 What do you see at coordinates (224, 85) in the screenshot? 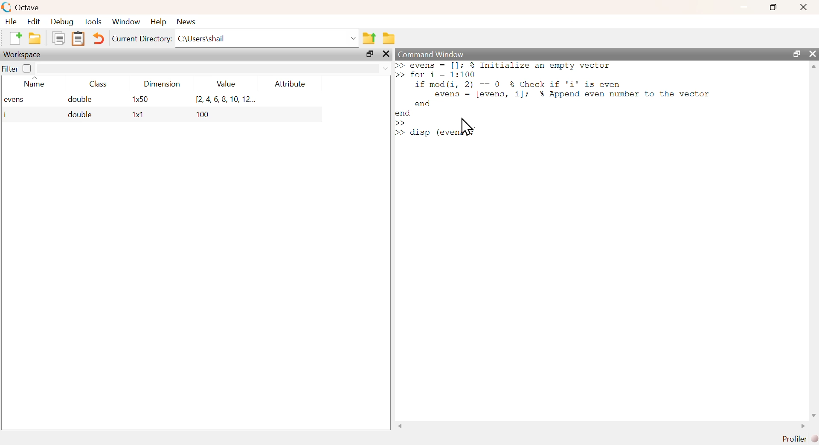
I see `value` at bounding box center [224, 85].